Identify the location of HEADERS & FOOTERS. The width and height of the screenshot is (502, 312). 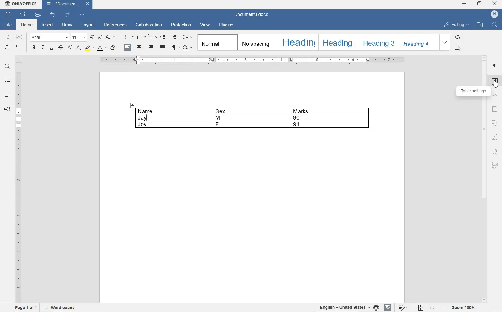
(495, 108).